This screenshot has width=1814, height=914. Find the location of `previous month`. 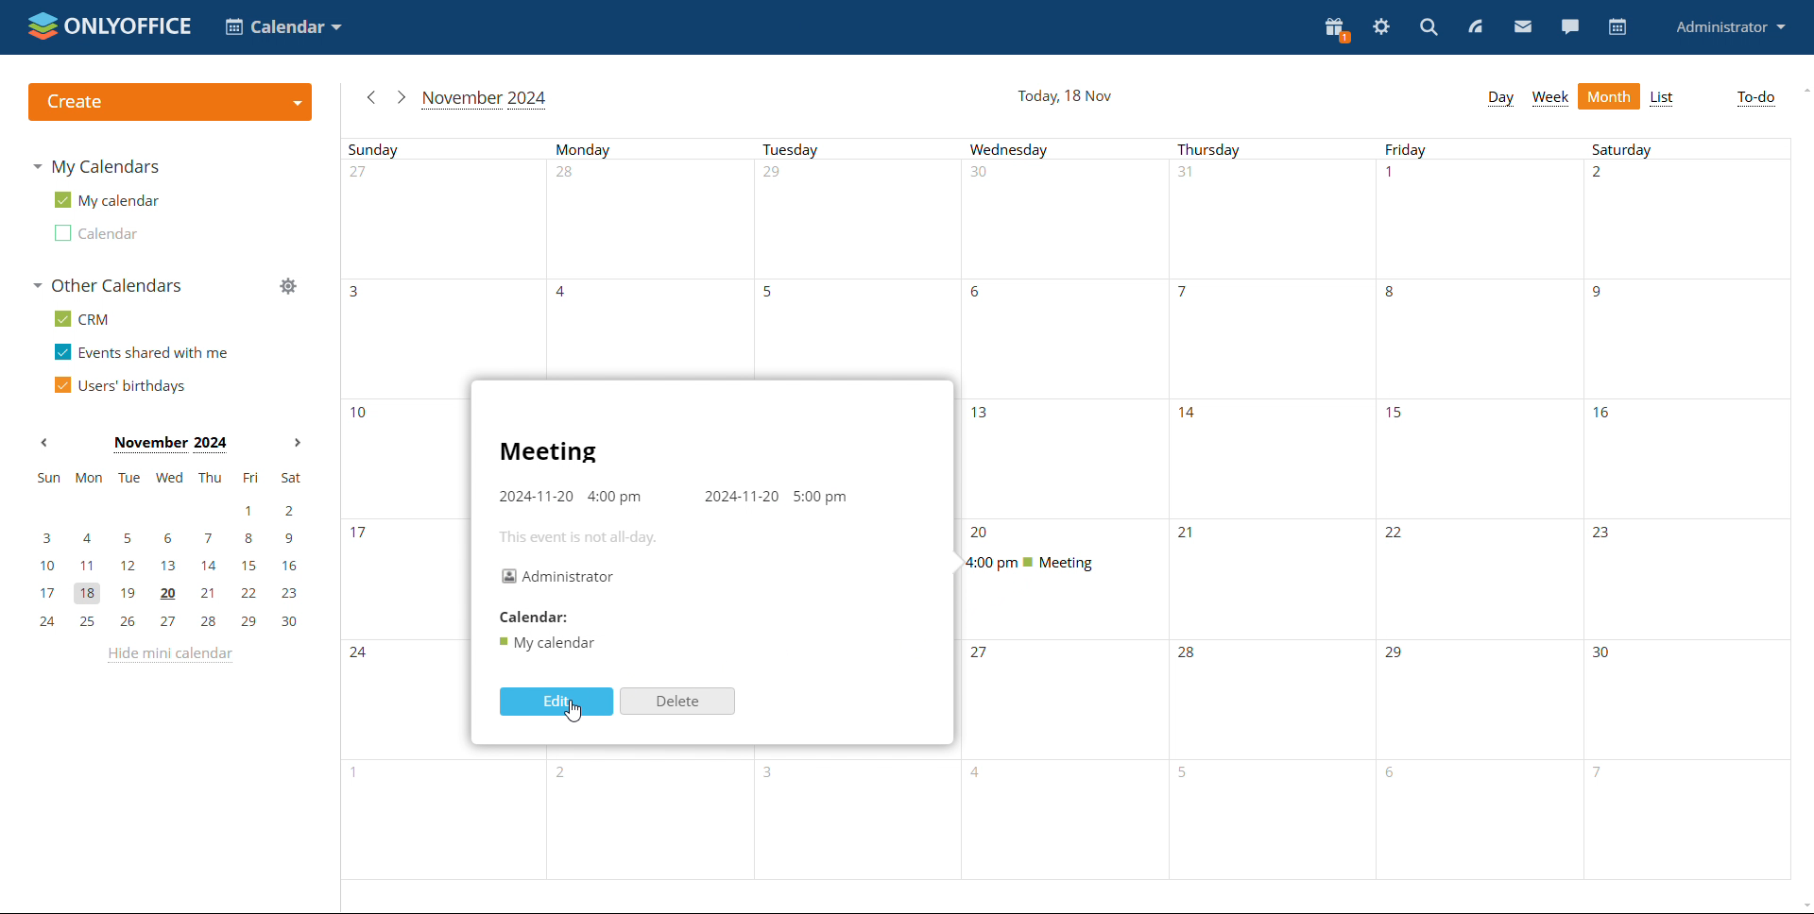

previous month is located at coordinates (43, 443).